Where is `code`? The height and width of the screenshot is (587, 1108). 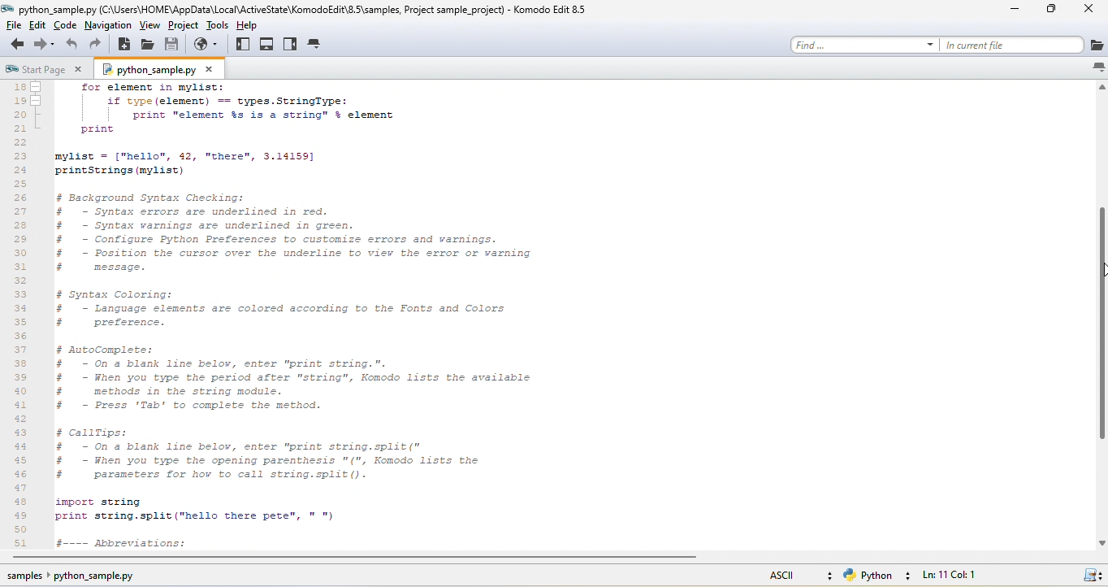
code is located at coordinates (67, 25).